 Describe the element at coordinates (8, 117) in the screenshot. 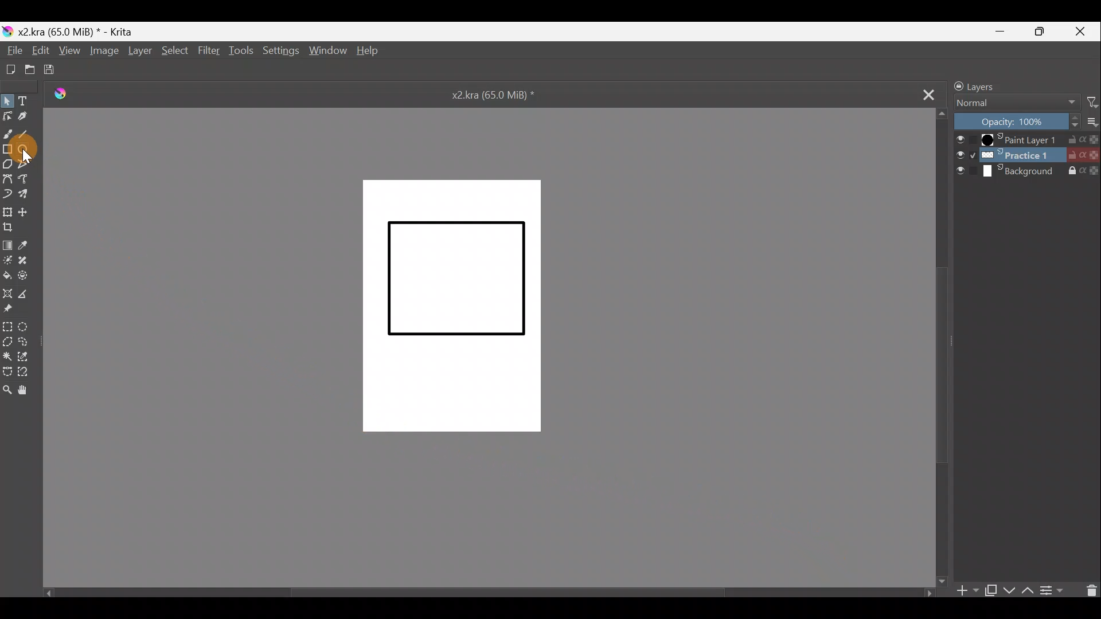

I see `Edit shapes tool` at that location.